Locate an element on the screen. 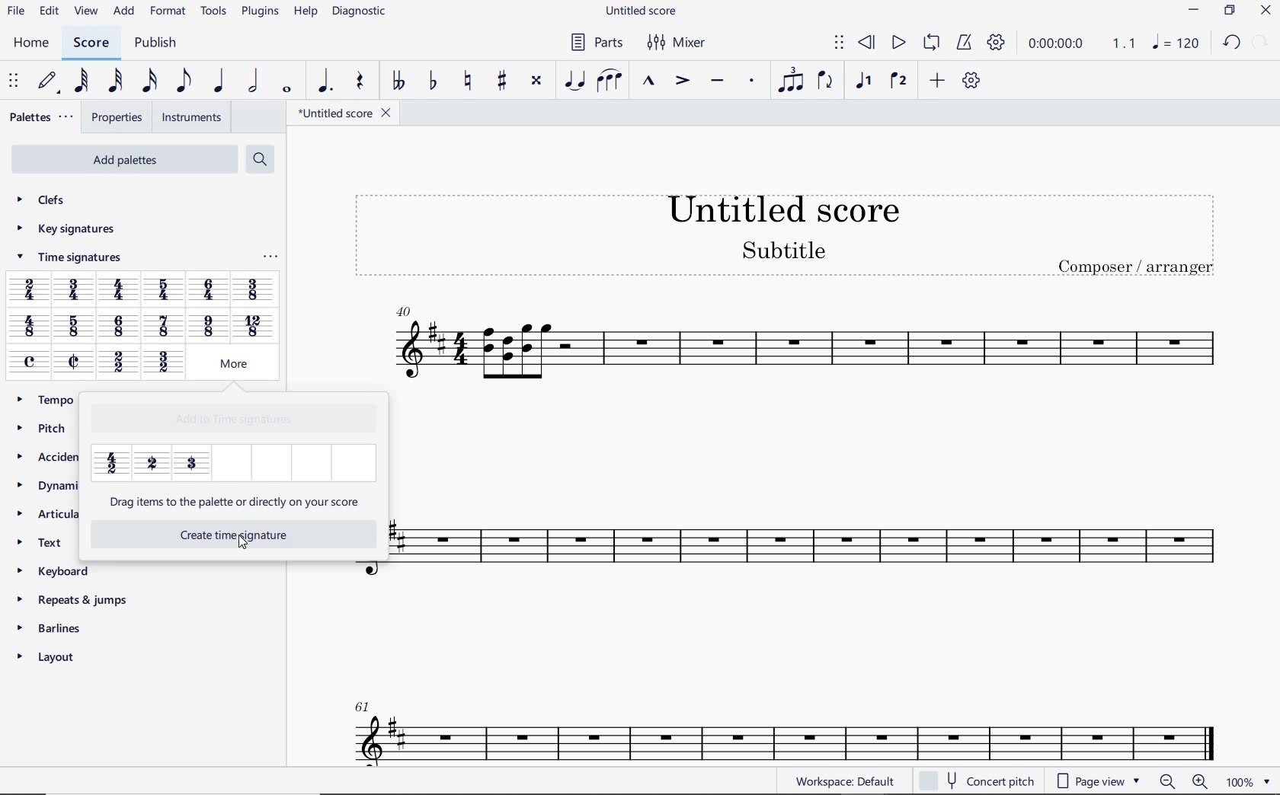 The image size is (1280, 795). create time signature is located at coordinates (219, 534).